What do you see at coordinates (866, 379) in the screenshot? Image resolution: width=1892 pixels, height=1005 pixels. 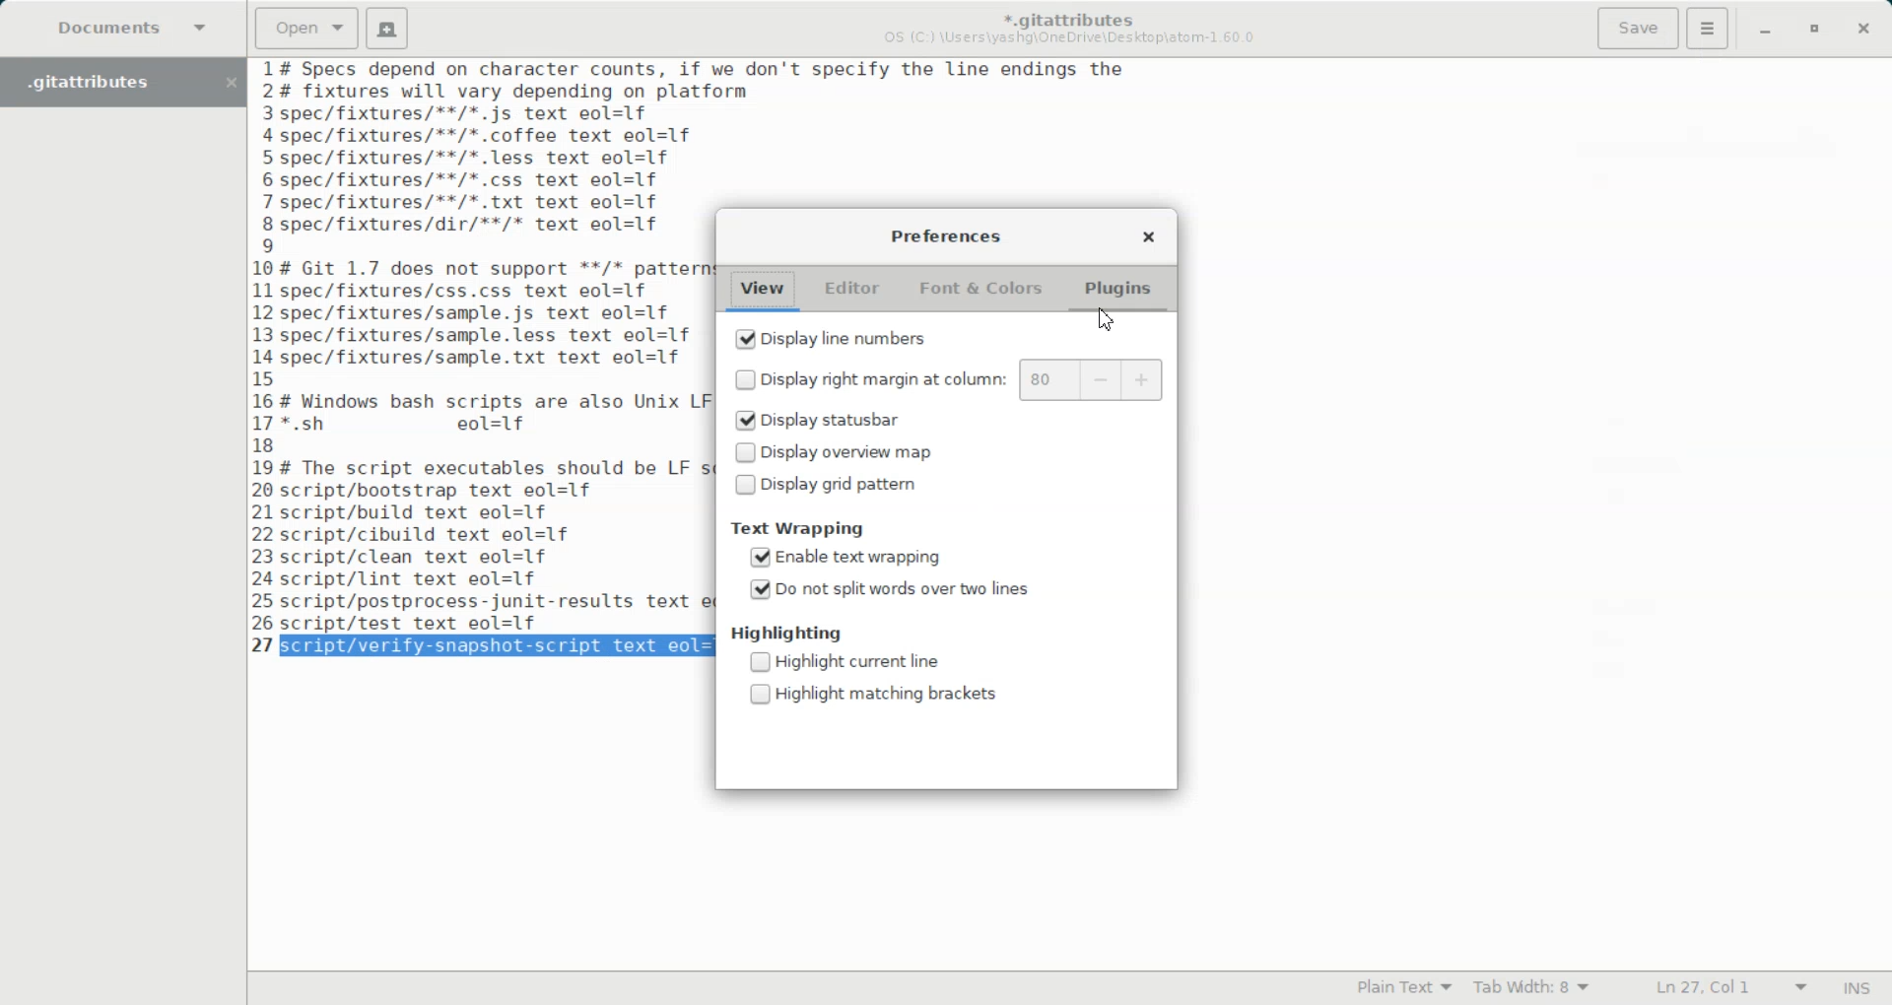 I see `Display right margin at column` at bounding box center [866, 379].